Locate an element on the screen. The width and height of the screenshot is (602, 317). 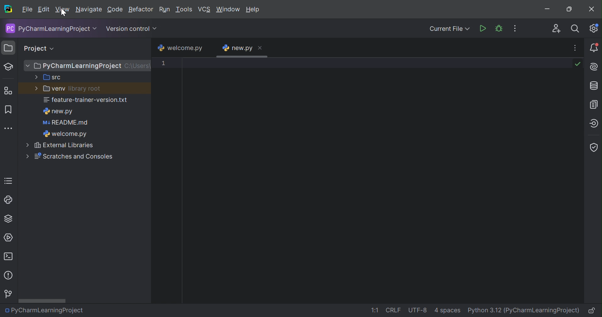
new.py is located at coordinates (237, 48).